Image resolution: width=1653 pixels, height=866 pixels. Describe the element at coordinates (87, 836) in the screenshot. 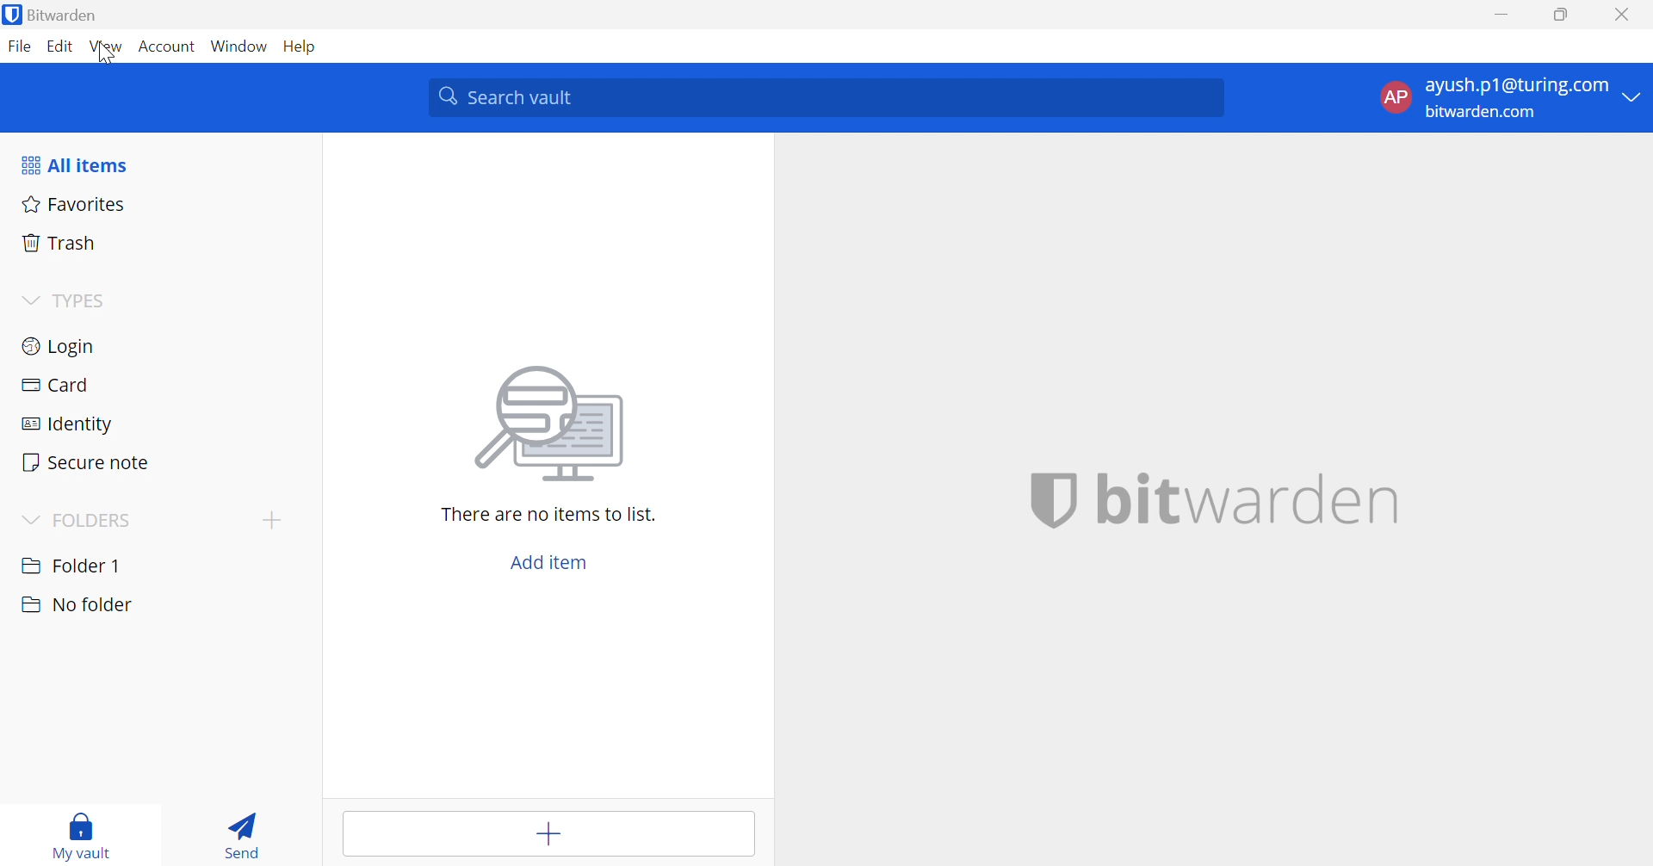

I see `My vault` at that location.